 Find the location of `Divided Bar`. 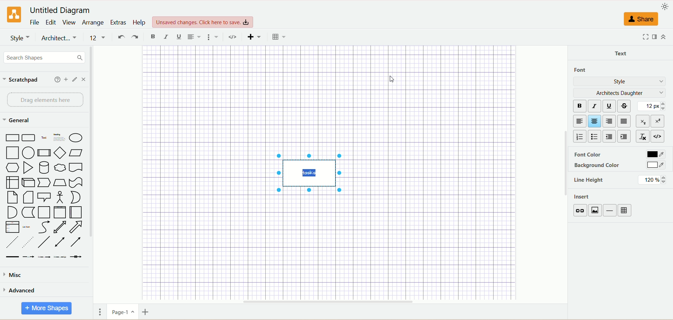

Divided Bar is located at coordinates (45, 153).